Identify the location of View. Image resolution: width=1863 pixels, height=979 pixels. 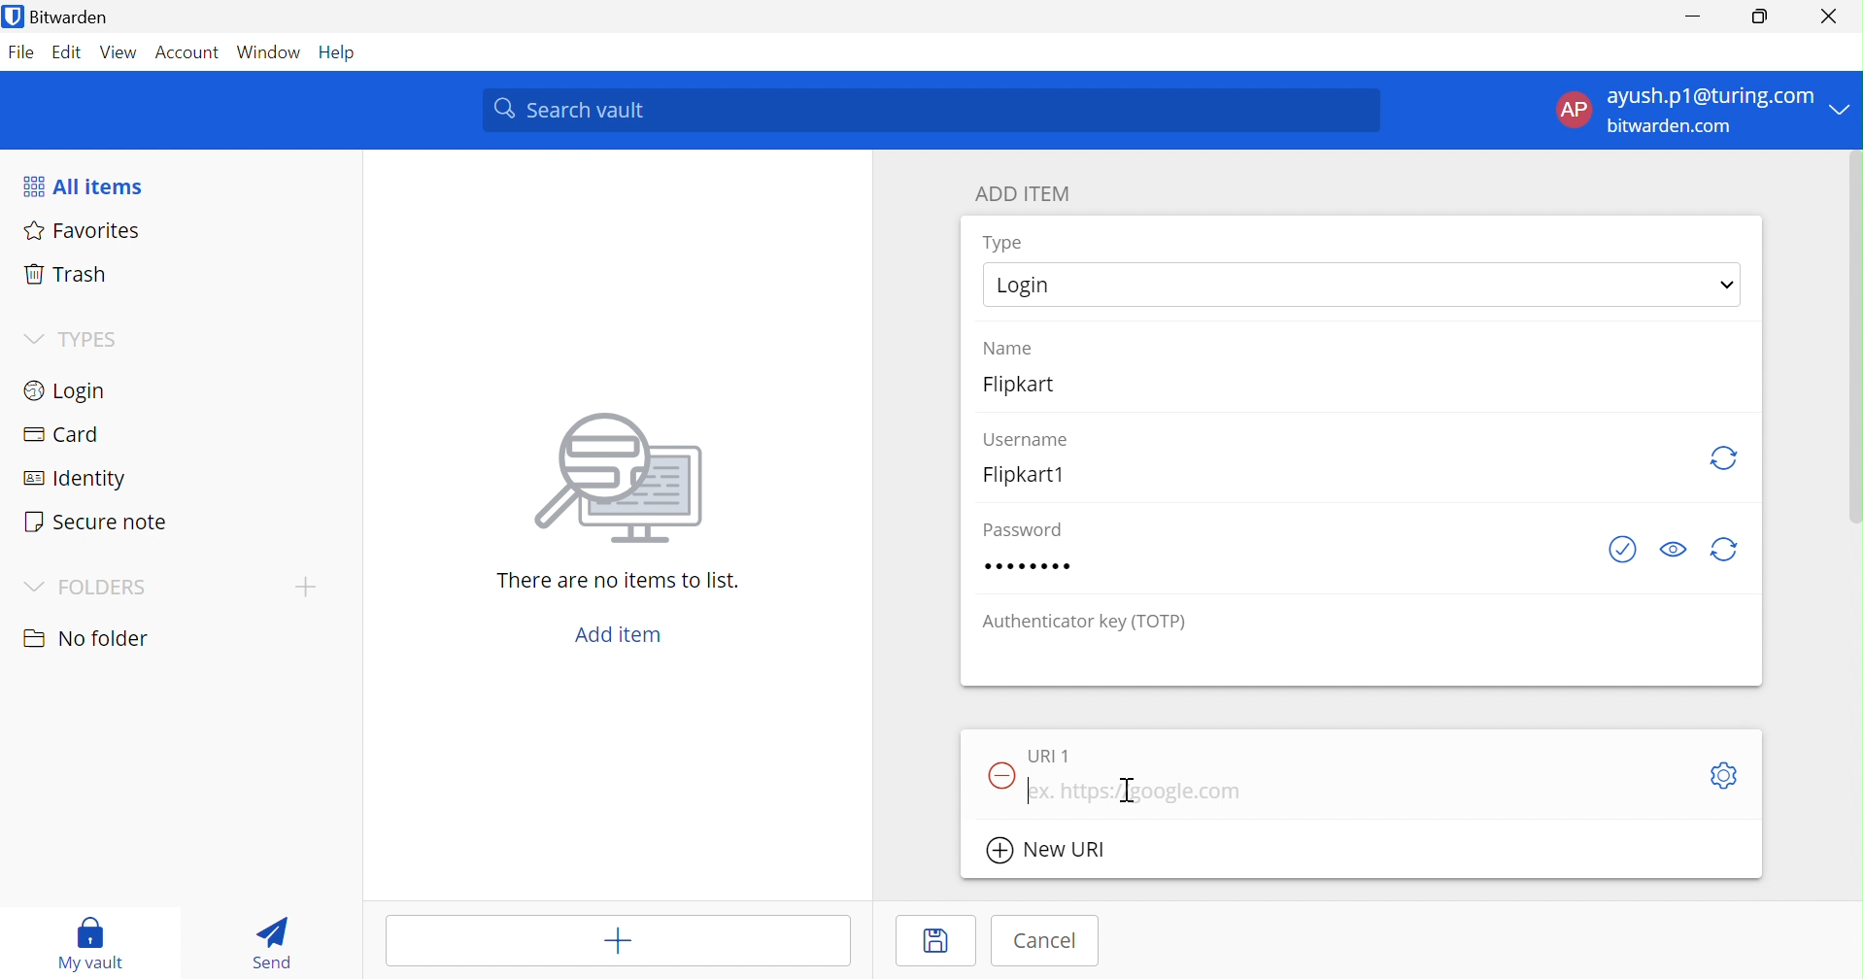
(116, 51).